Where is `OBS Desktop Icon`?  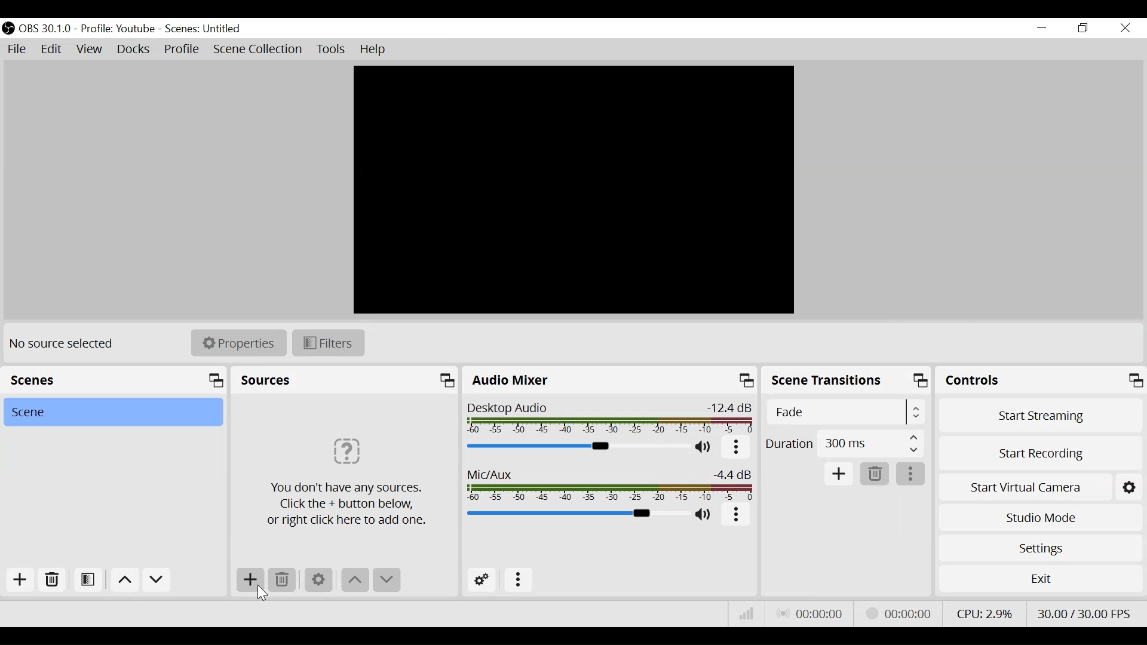
OBS Desktop Icon is located at coordinates (7, 29).